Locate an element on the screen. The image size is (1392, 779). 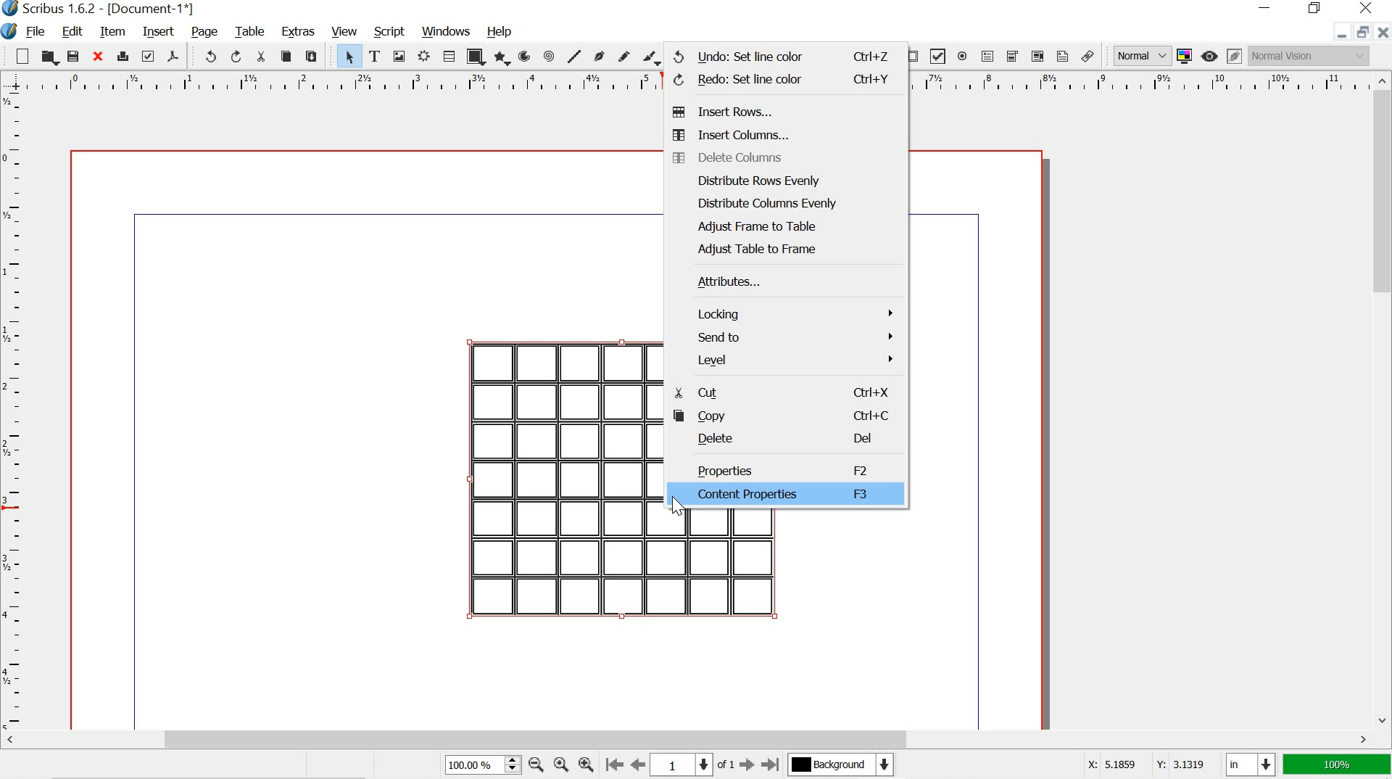
close is located at coordinates (1369, 9).